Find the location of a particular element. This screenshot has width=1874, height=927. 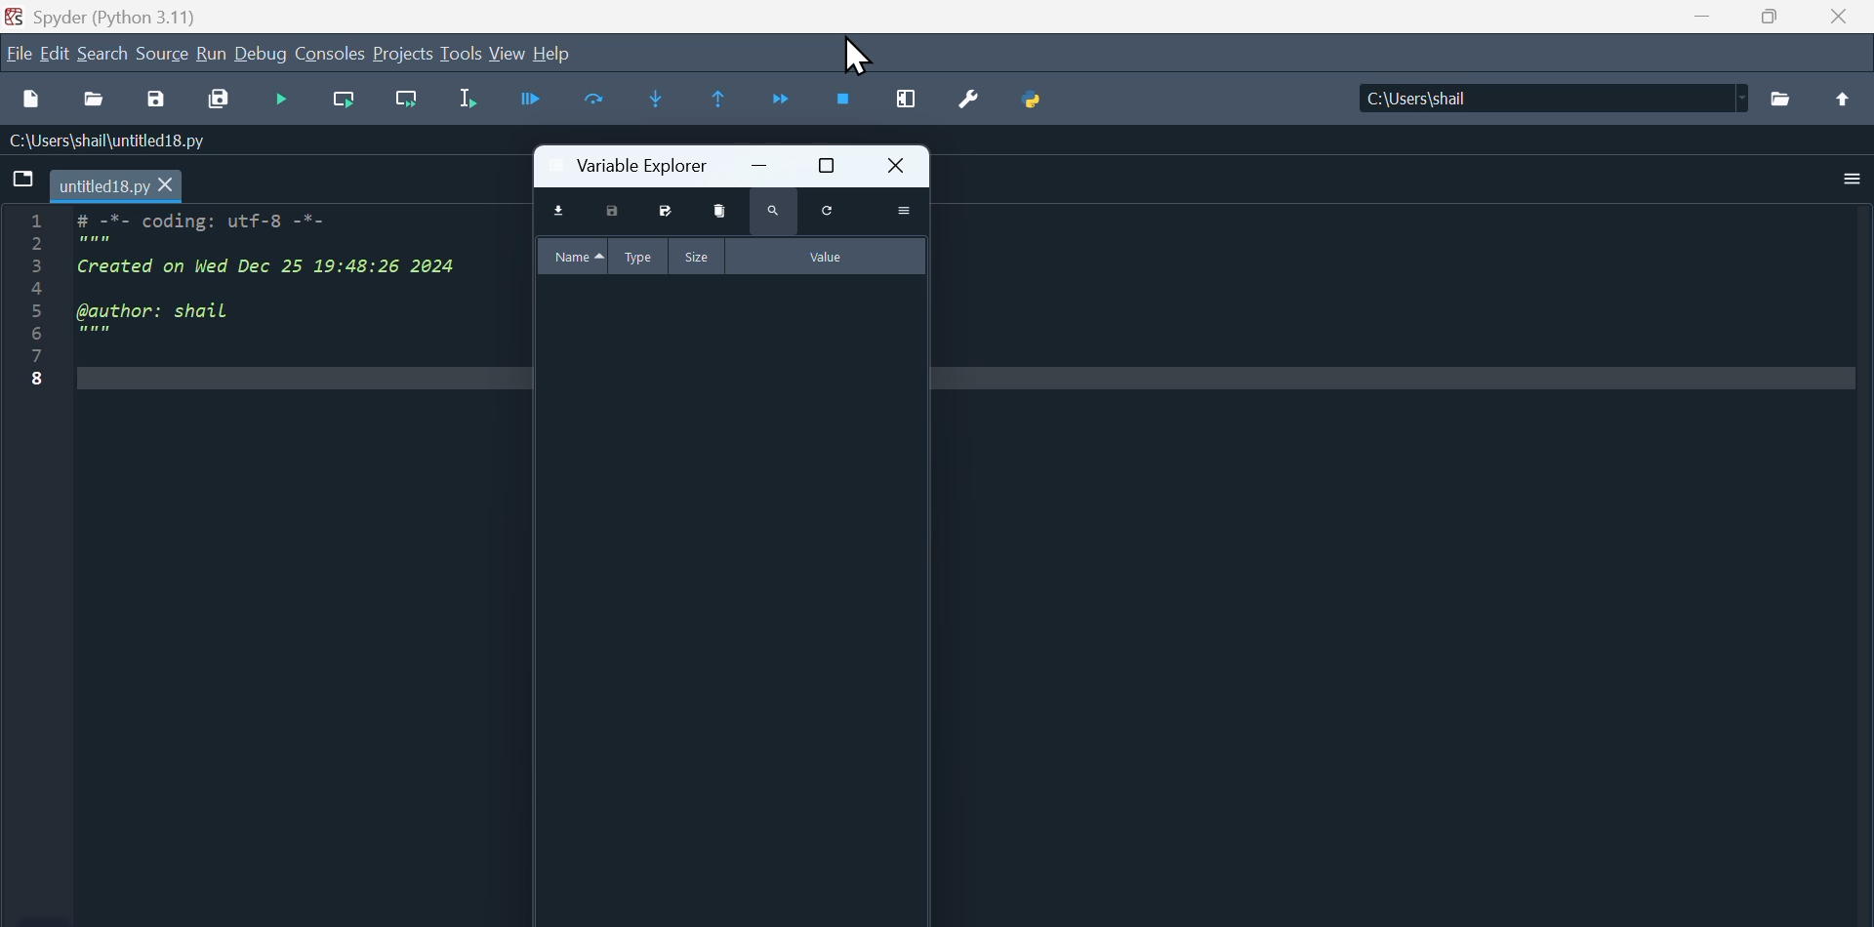

Stop Debugging is located at coordinates (846, 105).